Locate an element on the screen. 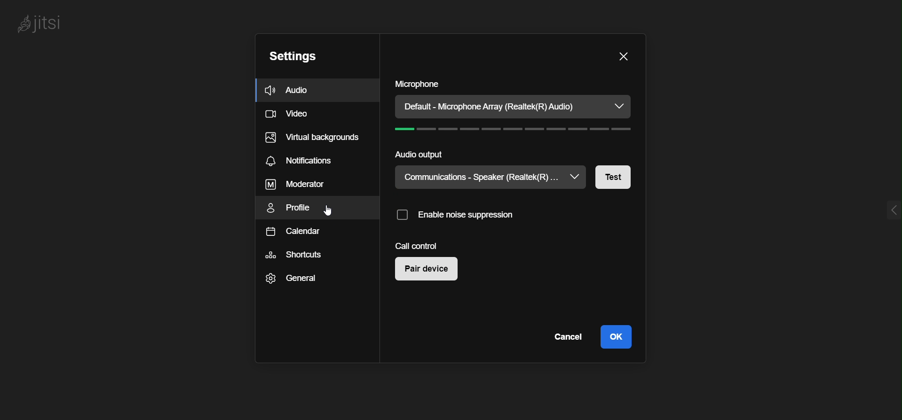 This screenshot has width=902, height=420. microphone is located at coordinates (419, 84).